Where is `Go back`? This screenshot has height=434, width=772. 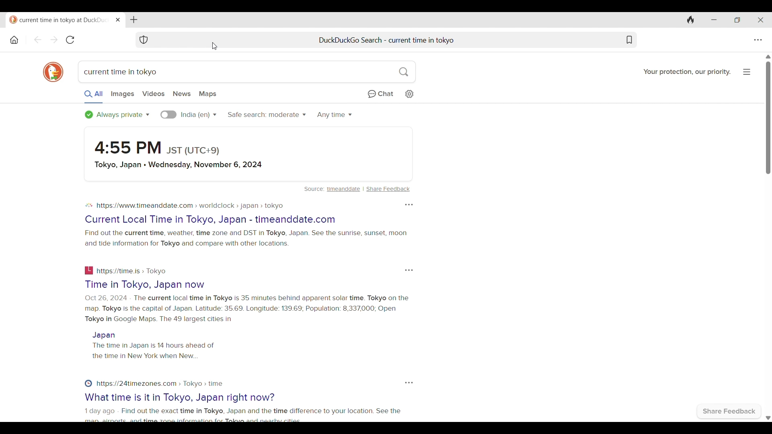
Go back is located at coordinates (38, 39).